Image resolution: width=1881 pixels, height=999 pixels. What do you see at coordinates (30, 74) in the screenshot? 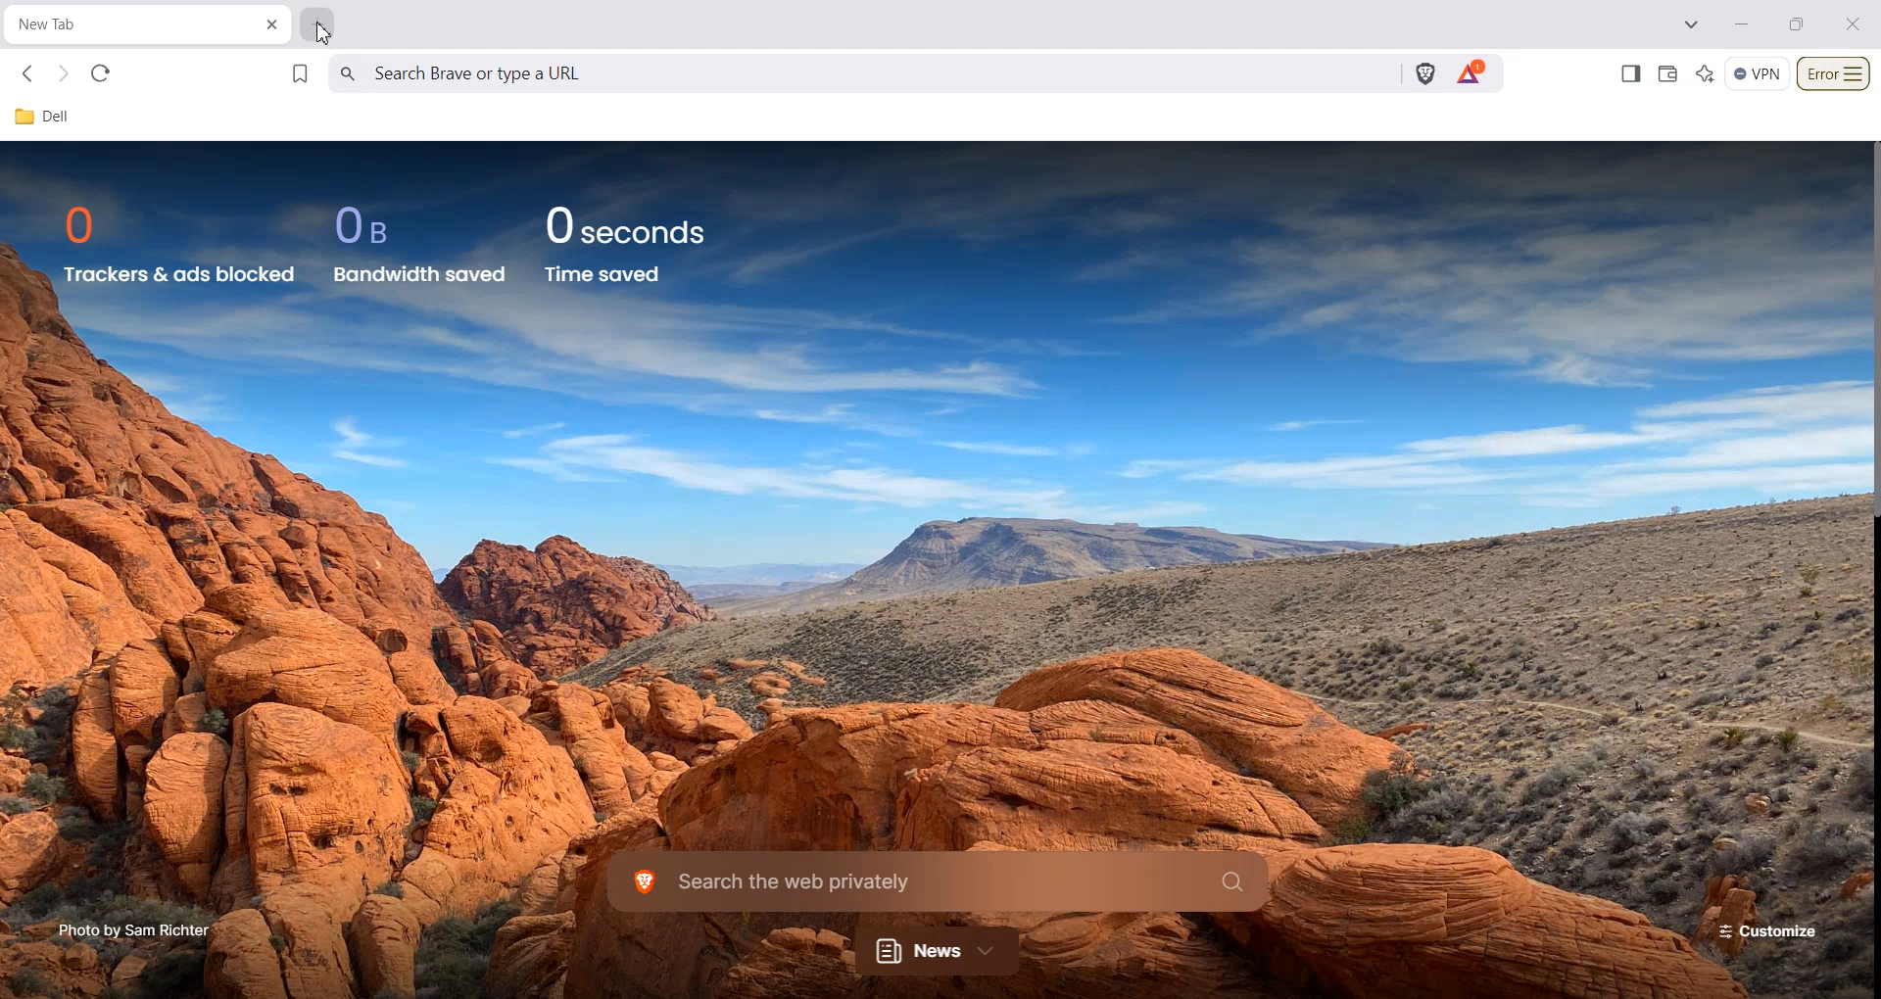
I see `Back` at bounding box center [30, 74].